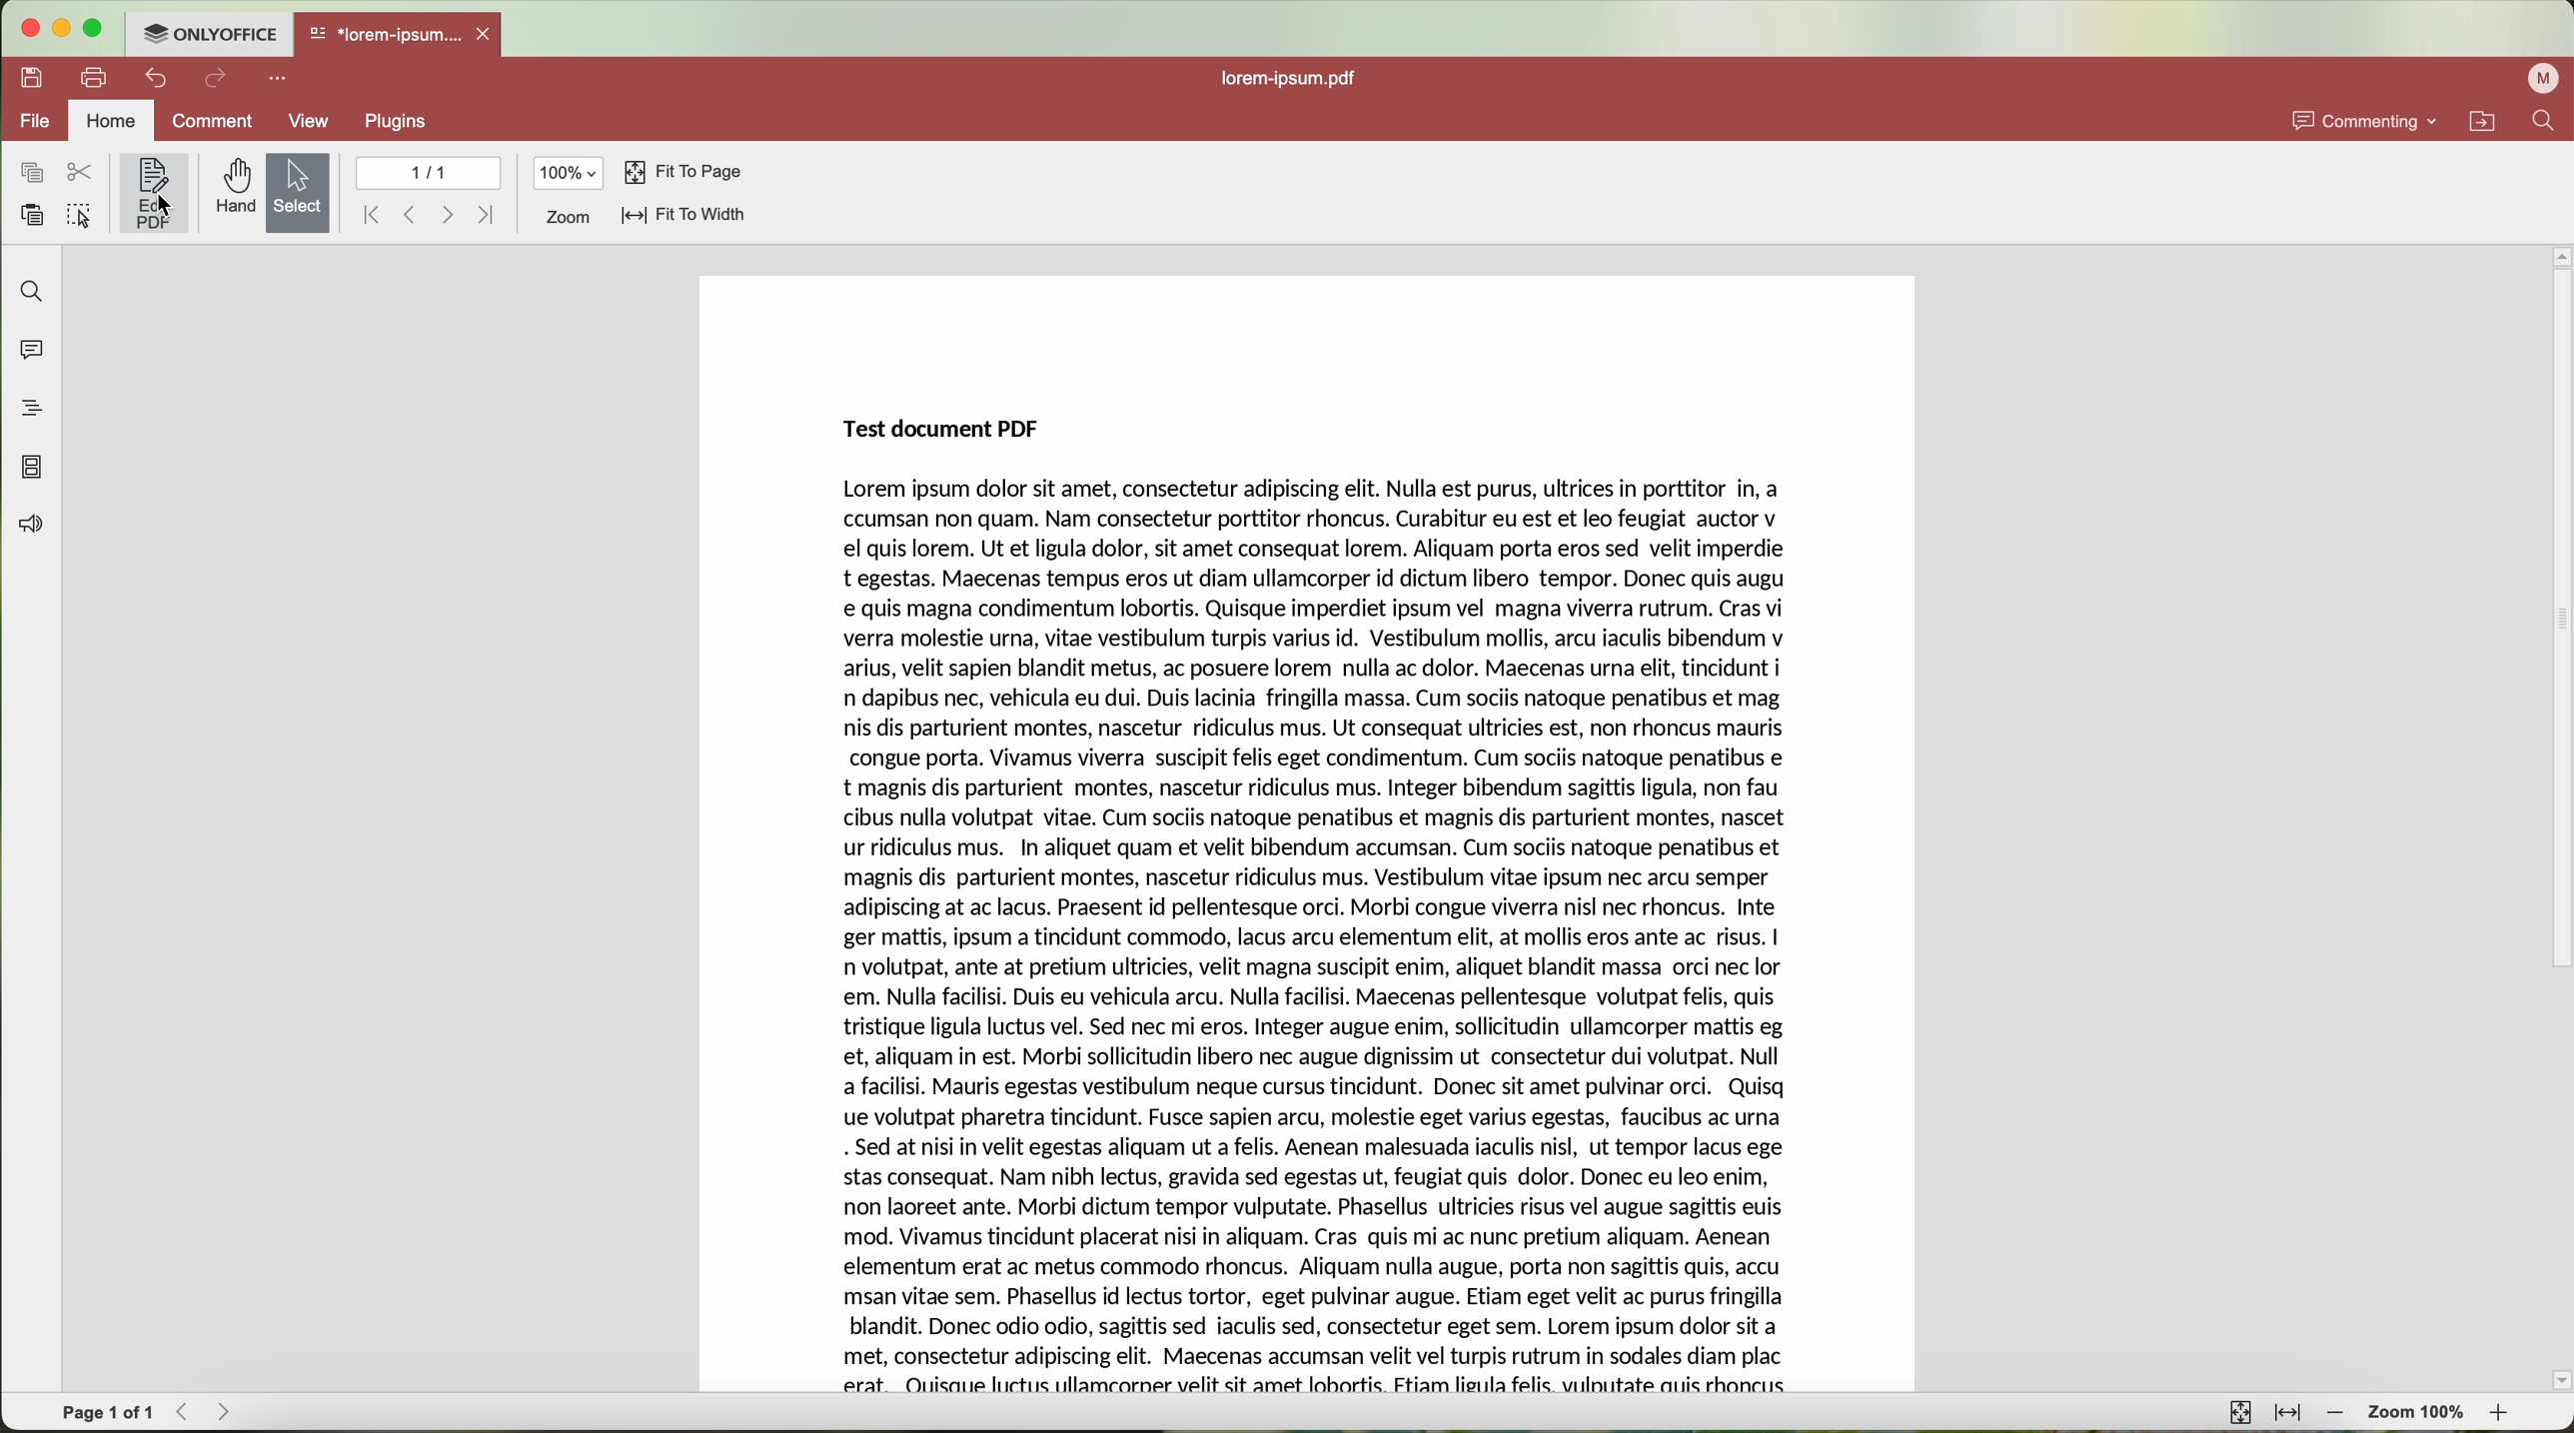  Describe the element at coordinates (2361, 119) in the screenshot. I see `commenting` at that location.